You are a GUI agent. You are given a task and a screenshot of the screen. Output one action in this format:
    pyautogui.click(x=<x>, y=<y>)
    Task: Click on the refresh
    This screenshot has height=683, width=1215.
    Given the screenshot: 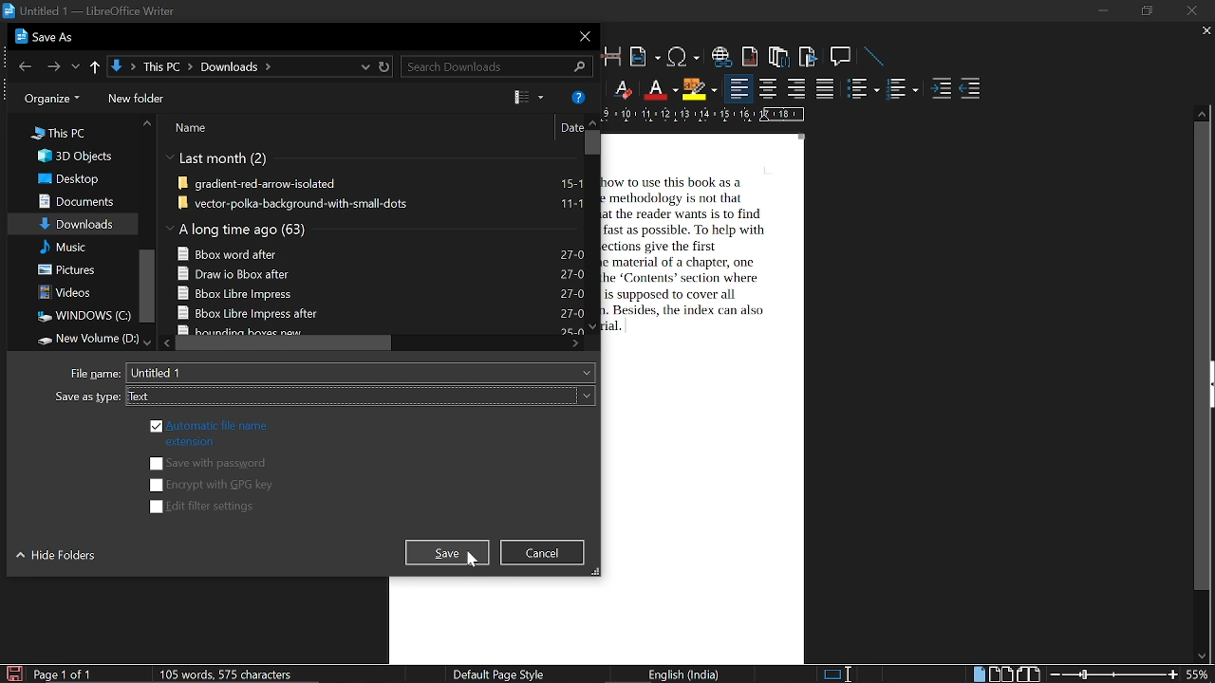 What is the action you would take?
    pyautogui.click(x=385, y=67)
    